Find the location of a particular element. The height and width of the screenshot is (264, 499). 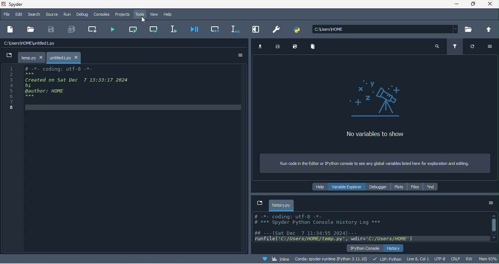

delete is located at coordinates (315, 47).